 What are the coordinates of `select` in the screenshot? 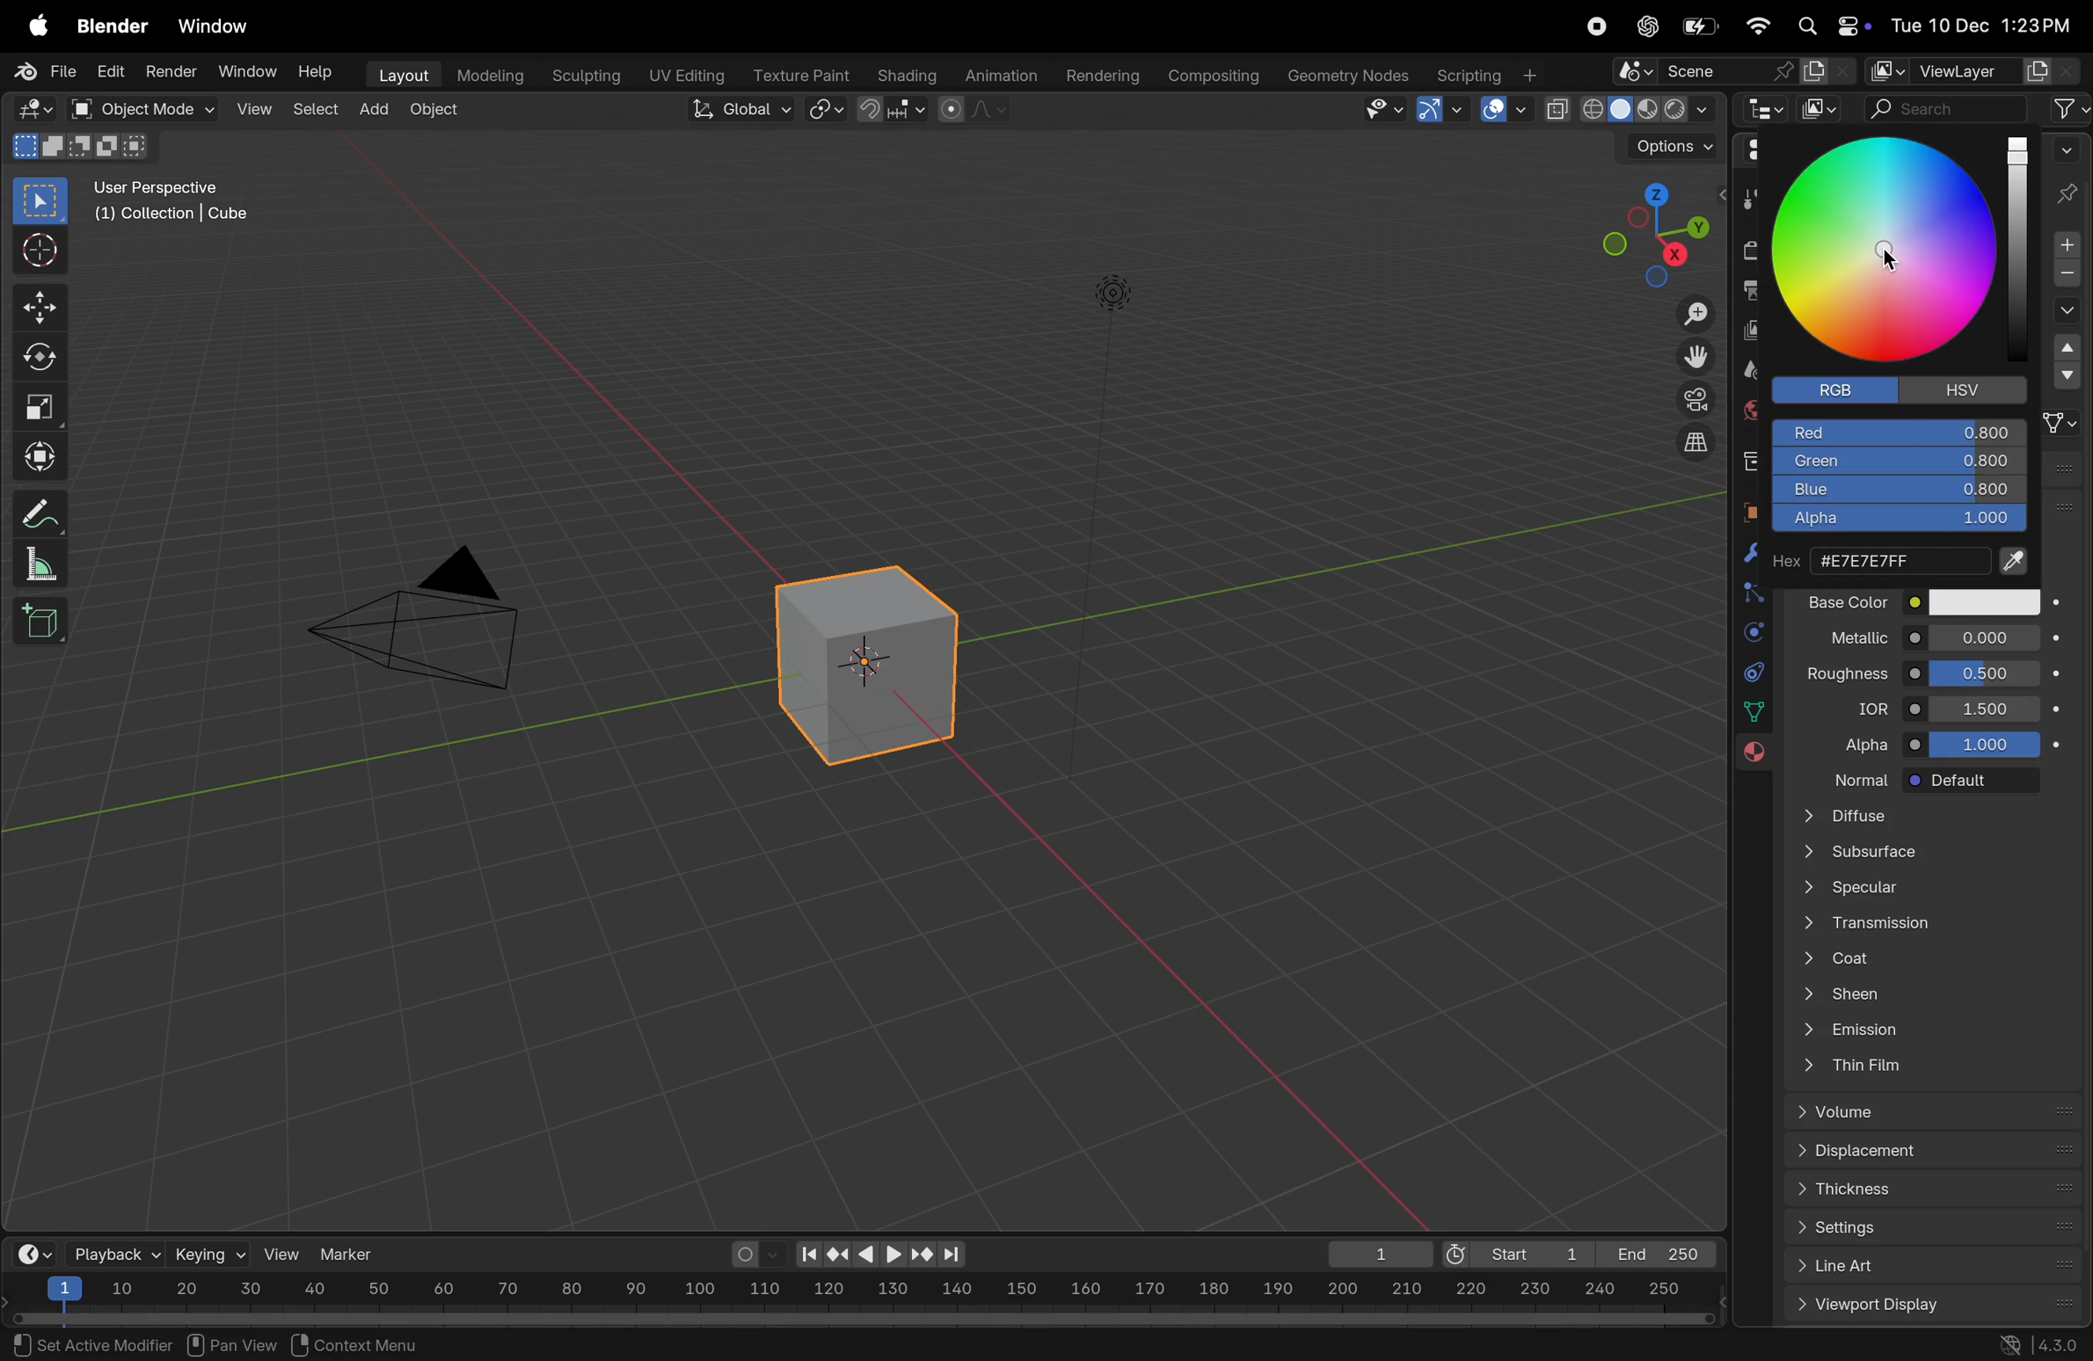 It's located at (313, 108).